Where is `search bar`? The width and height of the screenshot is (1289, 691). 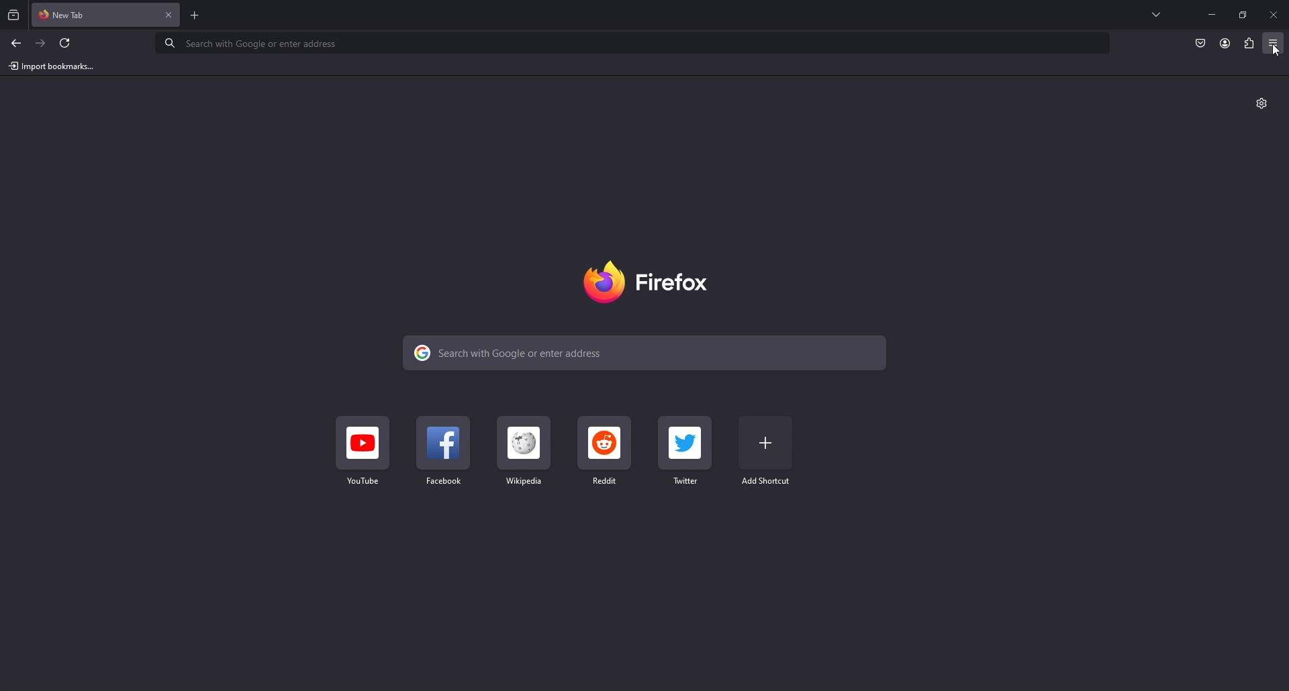 search bar is located at coordinates (647, 352).